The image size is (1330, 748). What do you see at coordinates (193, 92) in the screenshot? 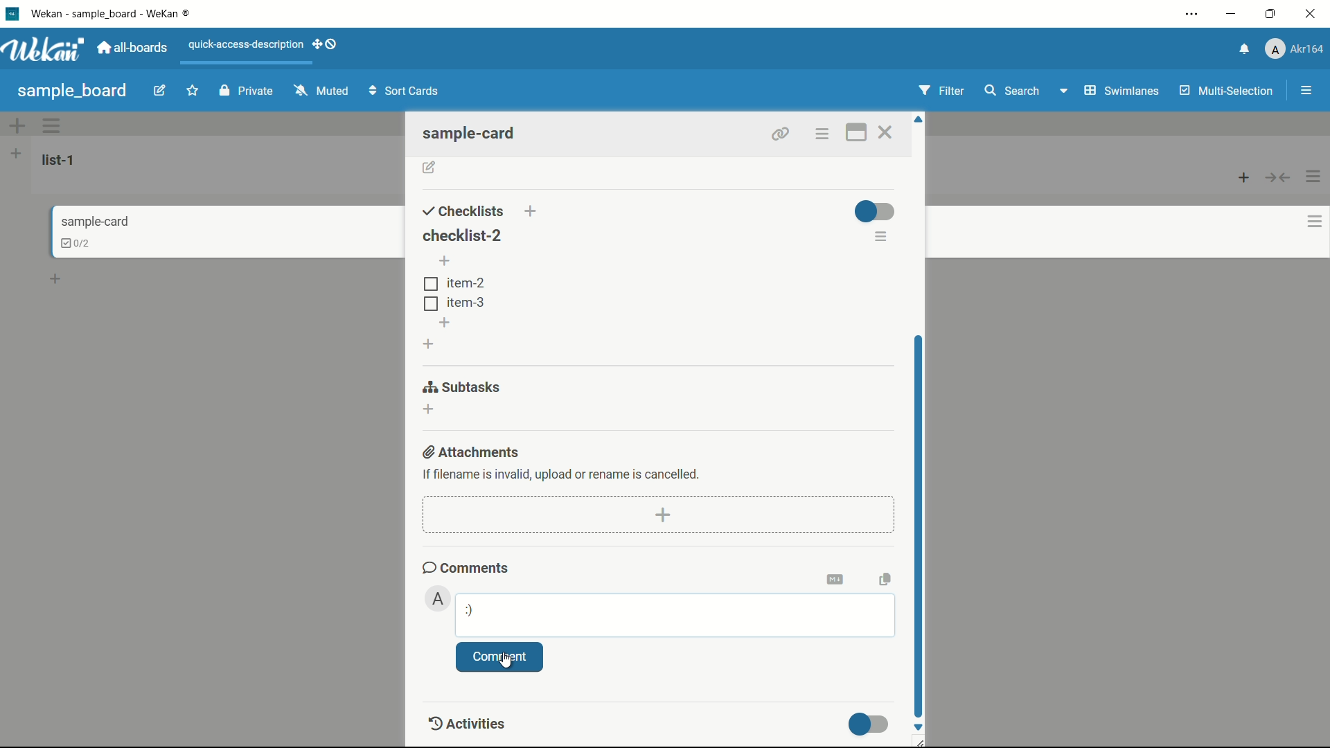
I see `star this board` at bounding box center [193, 92].